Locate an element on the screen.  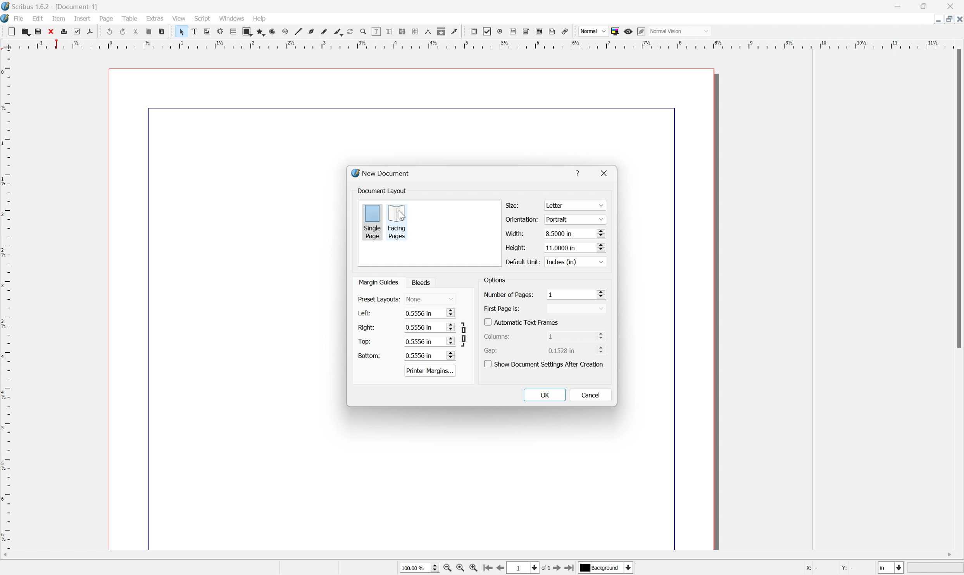
Undo is located at coordinates (109, 32).